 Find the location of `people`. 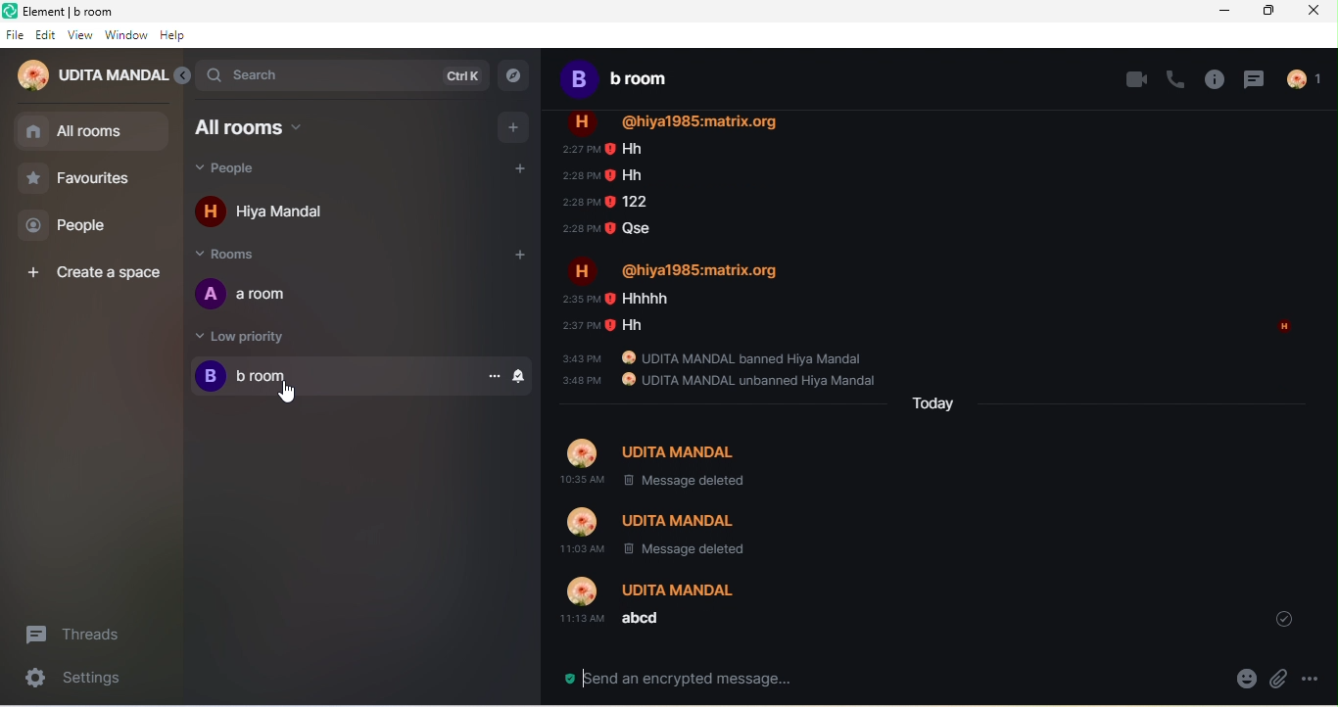

people is located at coordinates (1304, 78).